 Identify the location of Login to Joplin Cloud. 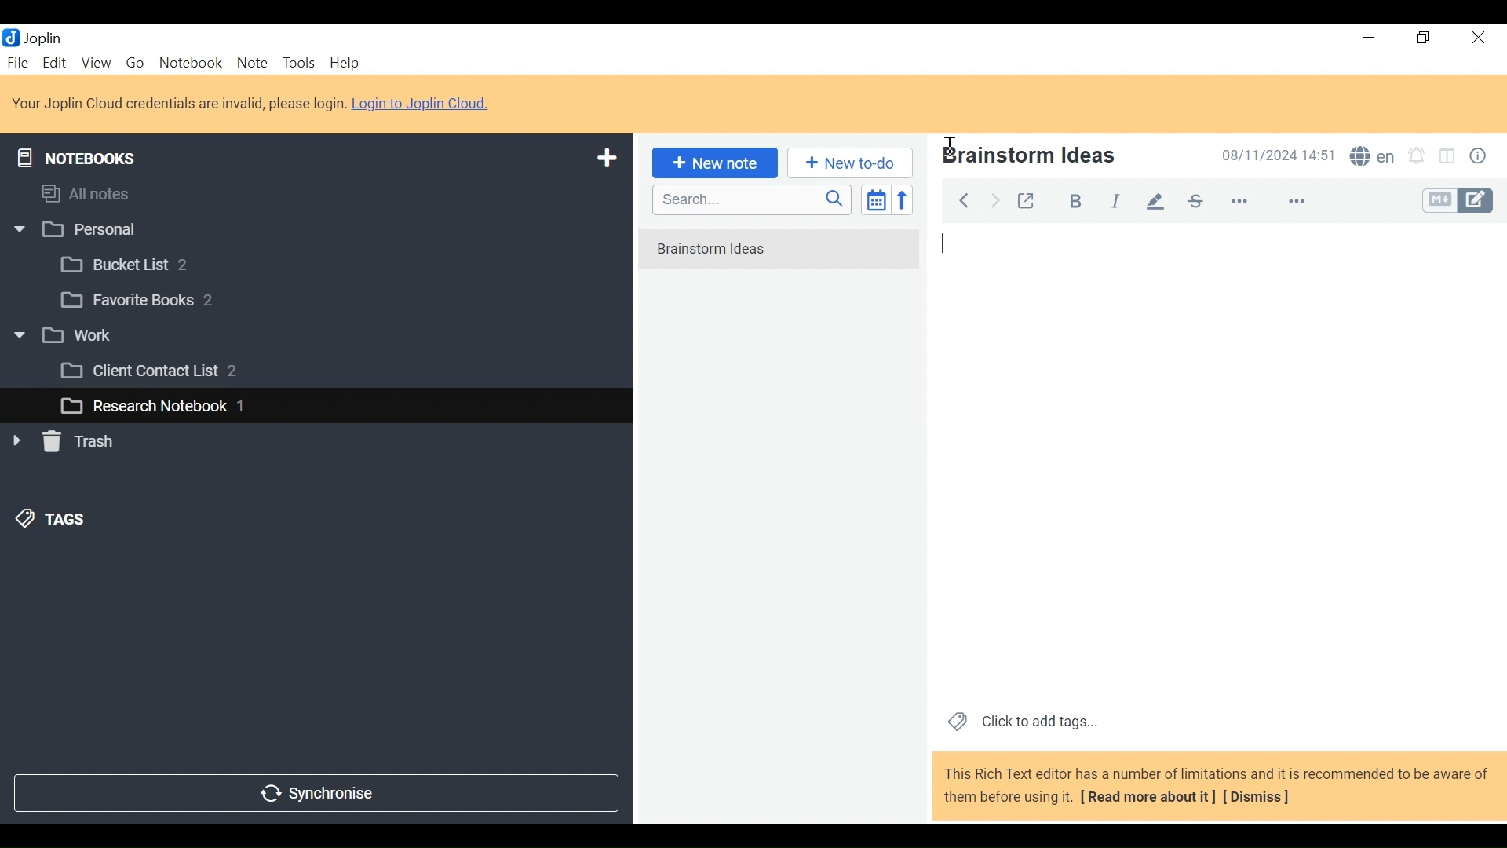
(178, 104).